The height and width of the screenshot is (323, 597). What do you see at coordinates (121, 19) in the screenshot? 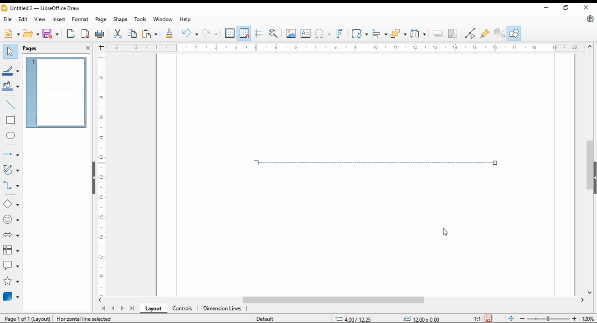
I see `shape` at bounding box center [121, 19].